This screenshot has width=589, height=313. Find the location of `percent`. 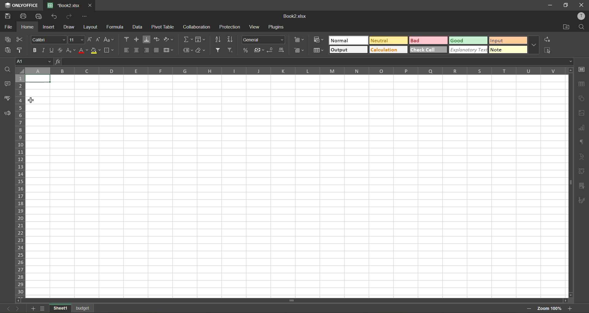

percent is located at coordinates (246, 51).